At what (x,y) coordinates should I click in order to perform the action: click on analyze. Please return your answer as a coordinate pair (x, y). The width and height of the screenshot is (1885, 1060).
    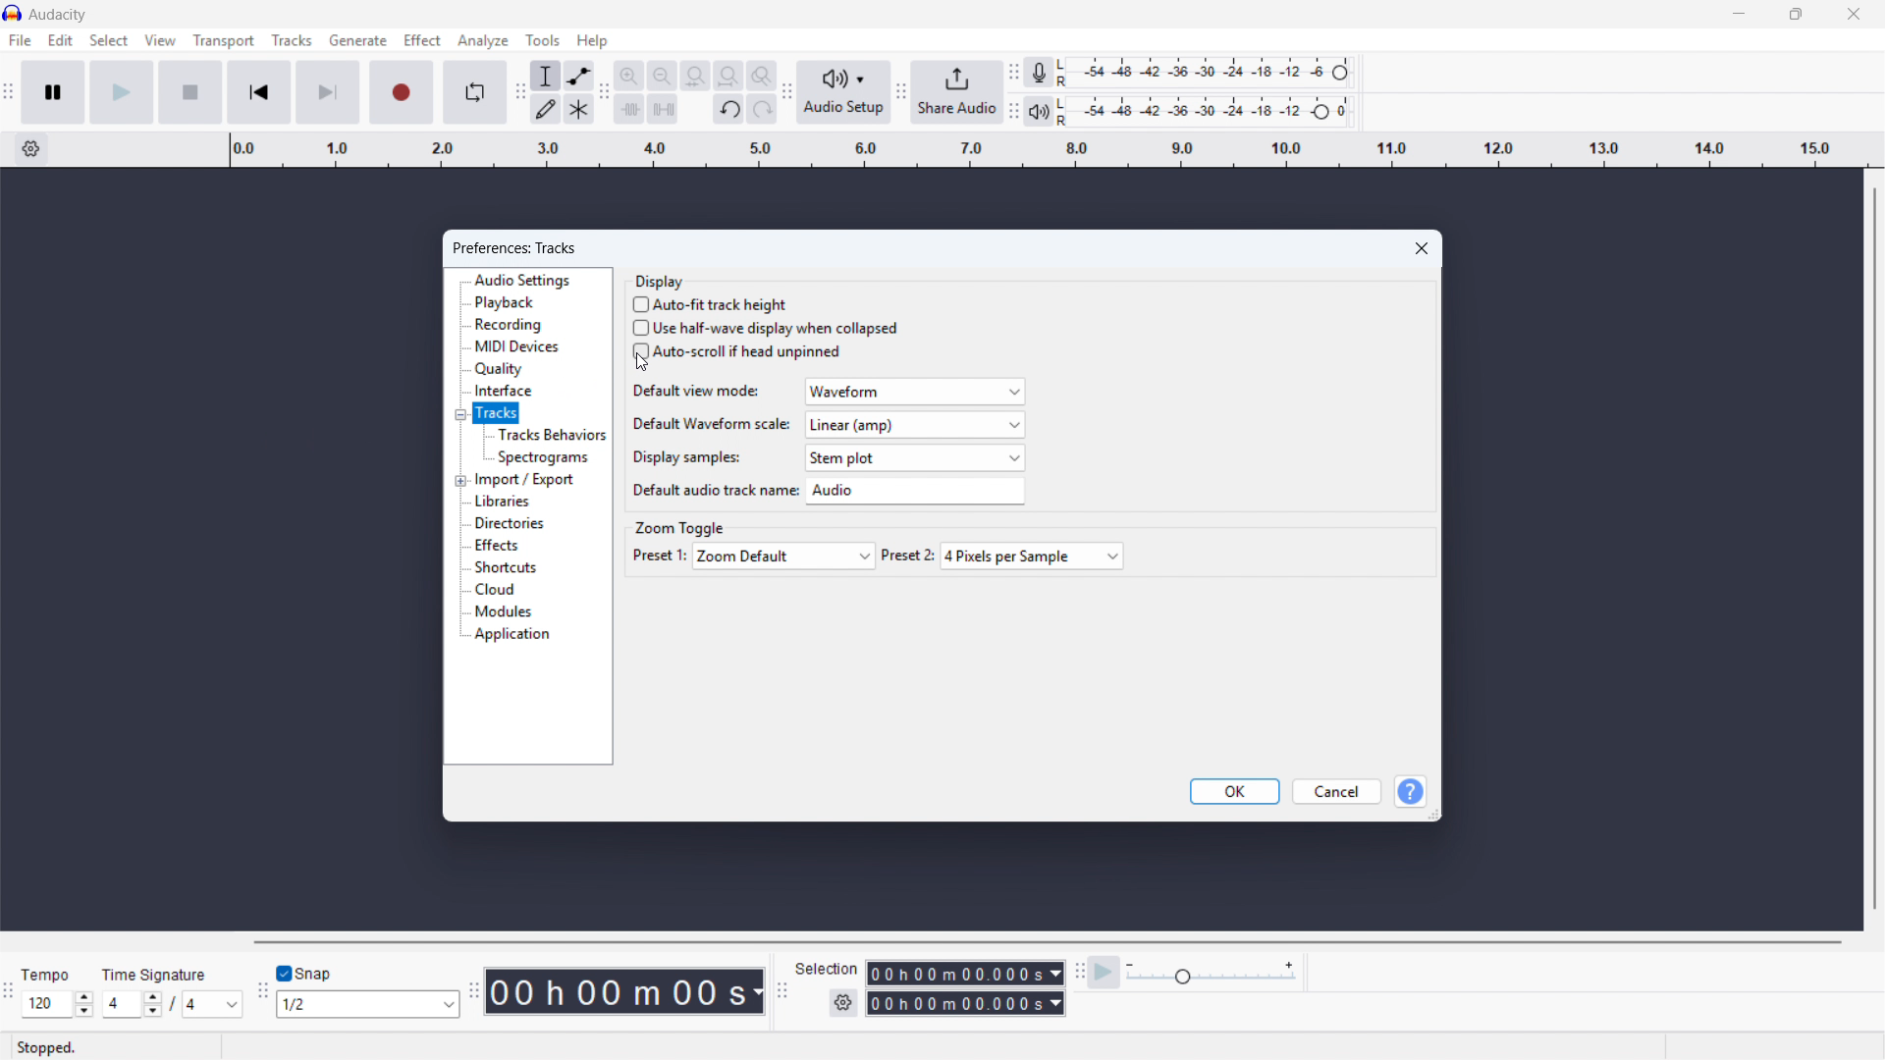
    Looking at the image, I should click on (484, 40).